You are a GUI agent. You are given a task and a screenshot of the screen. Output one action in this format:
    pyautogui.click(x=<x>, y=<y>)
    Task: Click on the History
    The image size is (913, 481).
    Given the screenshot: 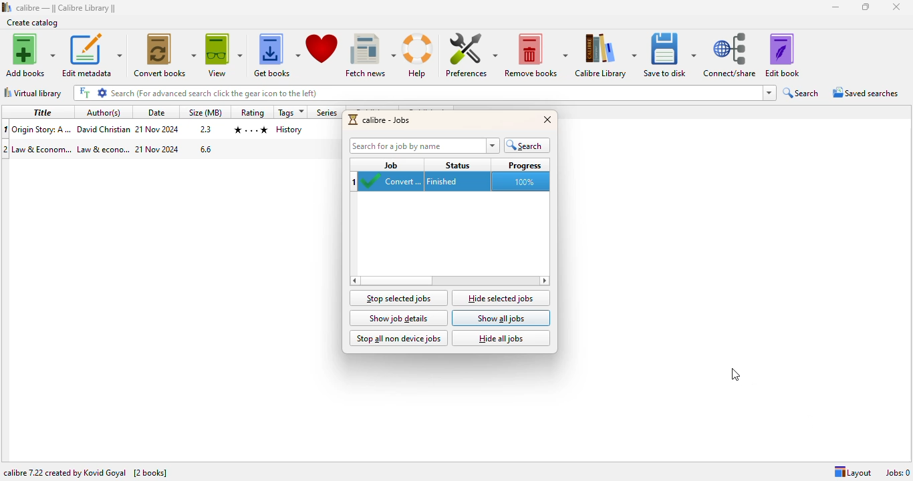 What is the action you would take?
    pyautogui.click(x=289, y=130)
    